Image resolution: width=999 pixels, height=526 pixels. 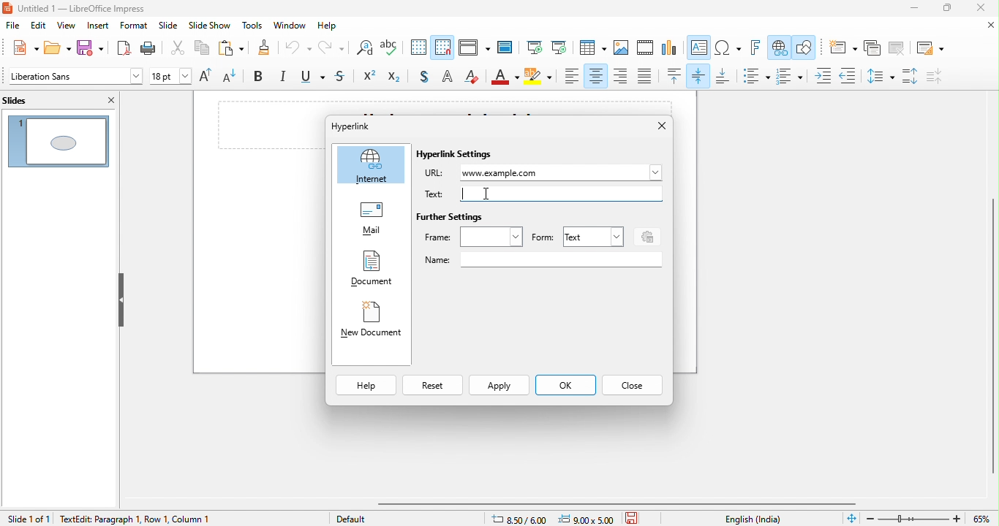 What do you see at coordinates (371, 270) in the screenshot?
I see `document` at bounding box center [371, 270].